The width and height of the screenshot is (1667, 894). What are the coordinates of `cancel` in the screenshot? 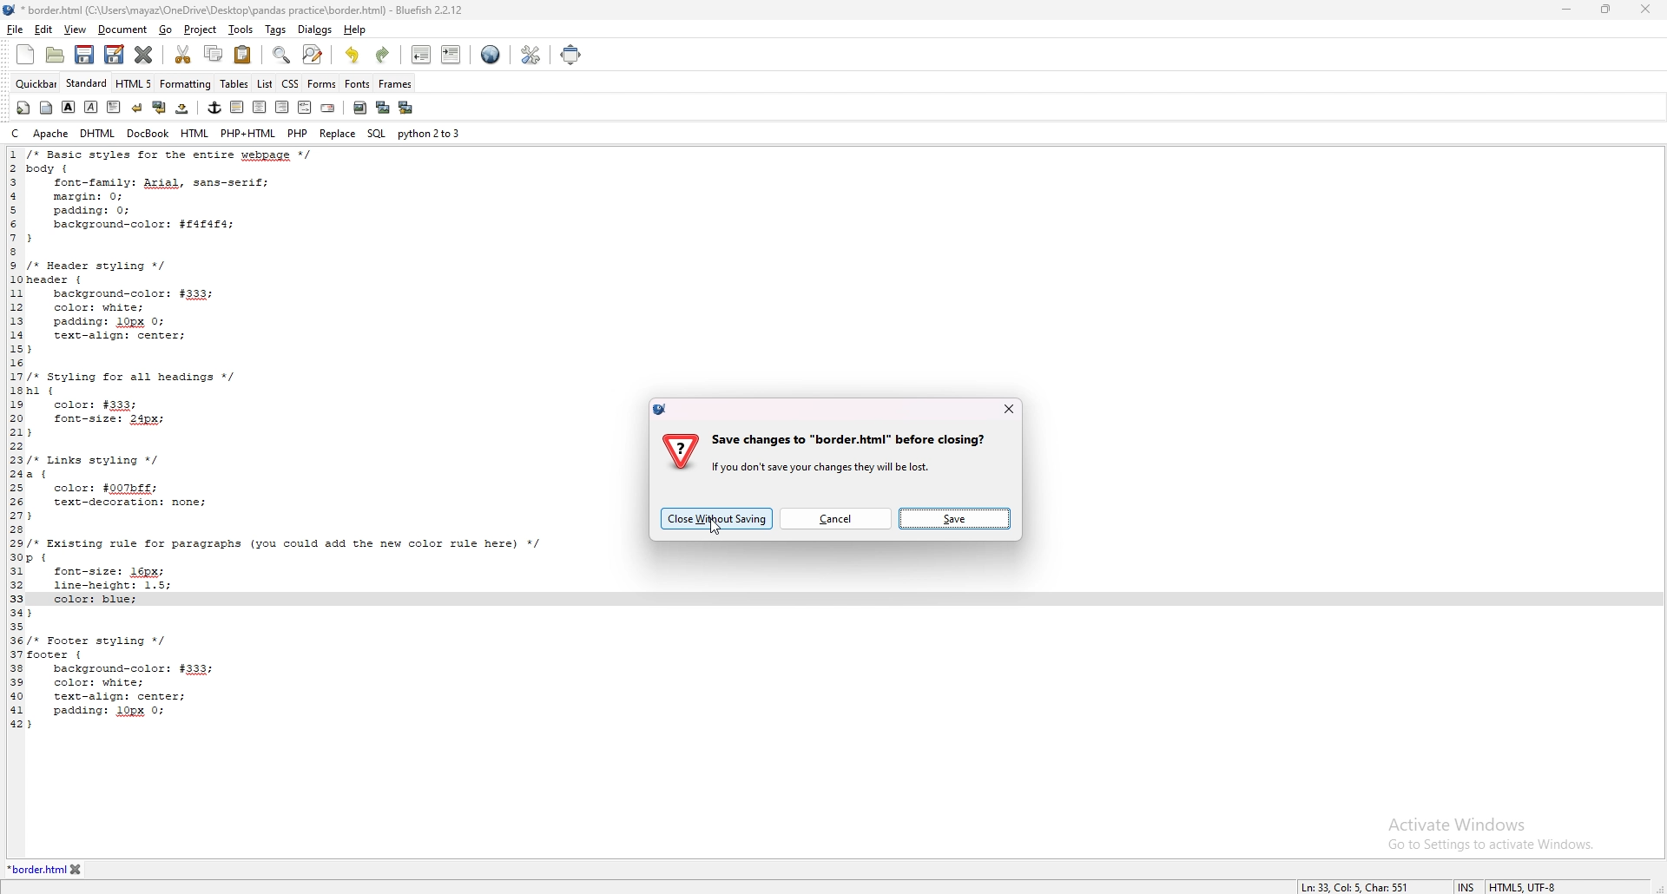 It's located at (834, 518).